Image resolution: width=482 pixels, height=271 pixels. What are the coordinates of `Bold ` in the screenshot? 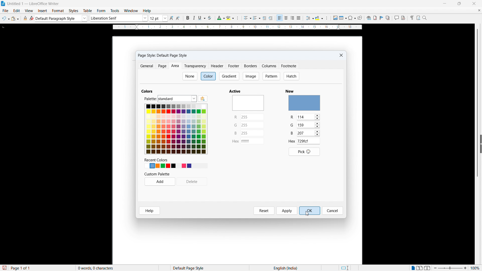 It's located at (187, 18).